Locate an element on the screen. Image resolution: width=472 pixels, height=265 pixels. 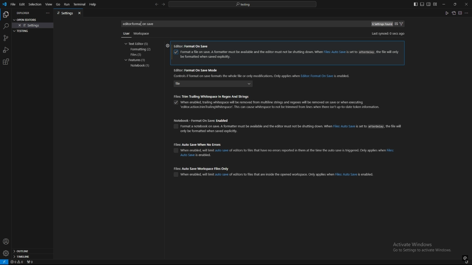
features is located at coordinates (137, 61).